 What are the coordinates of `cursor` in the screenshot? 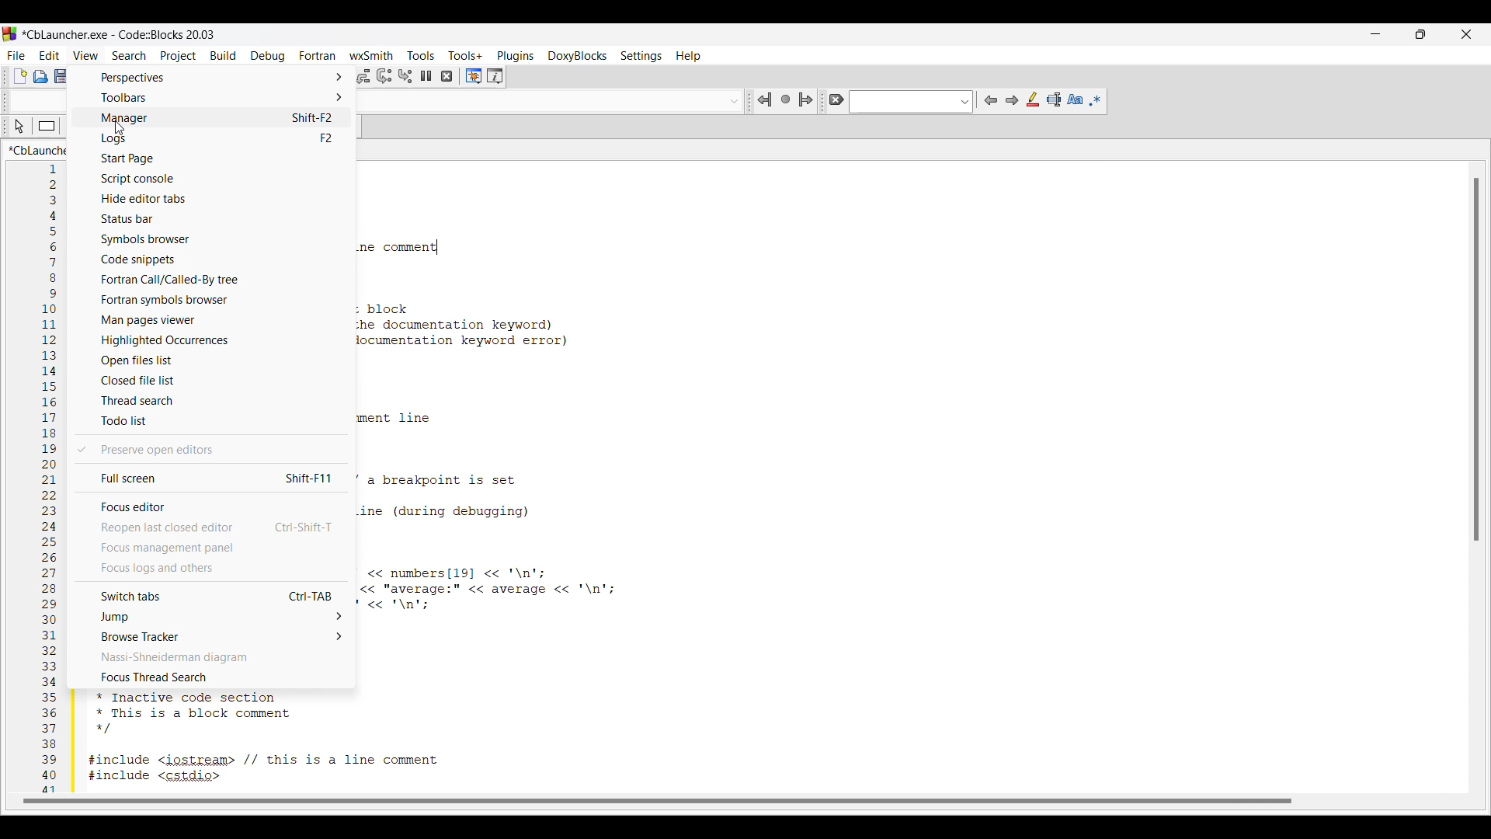 It's located at (20, 130).